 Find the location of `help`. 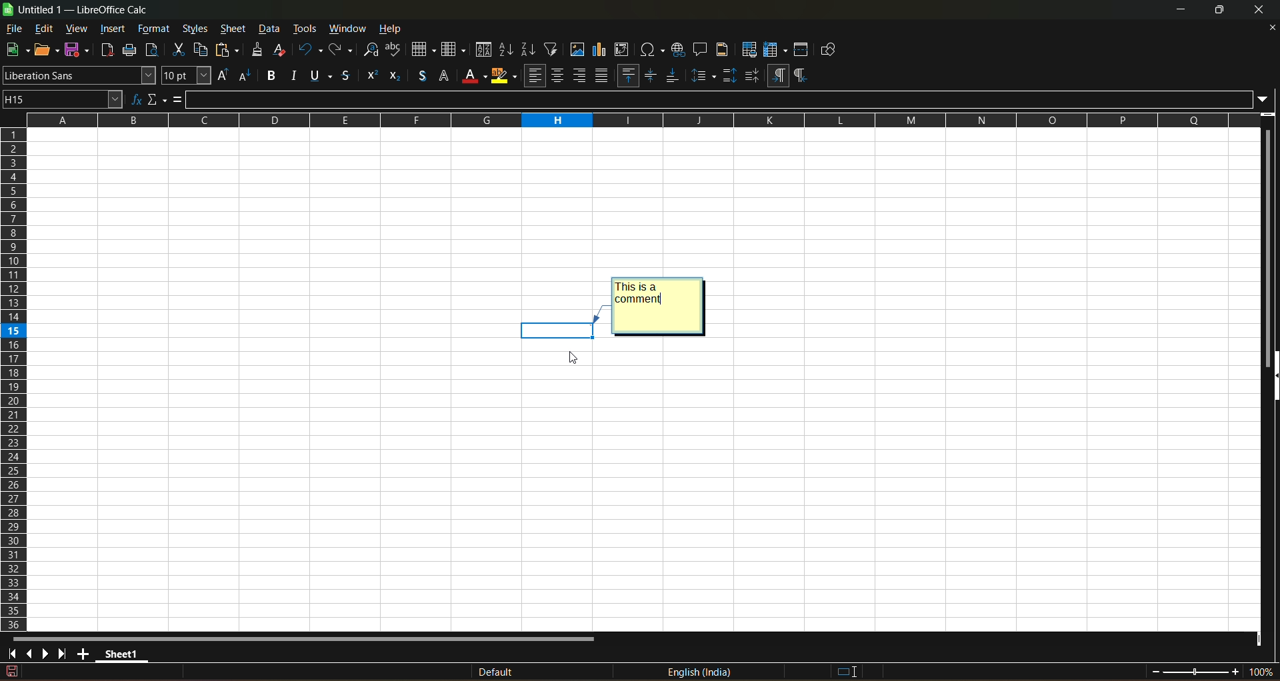

help is located at coordinates (391, 29).